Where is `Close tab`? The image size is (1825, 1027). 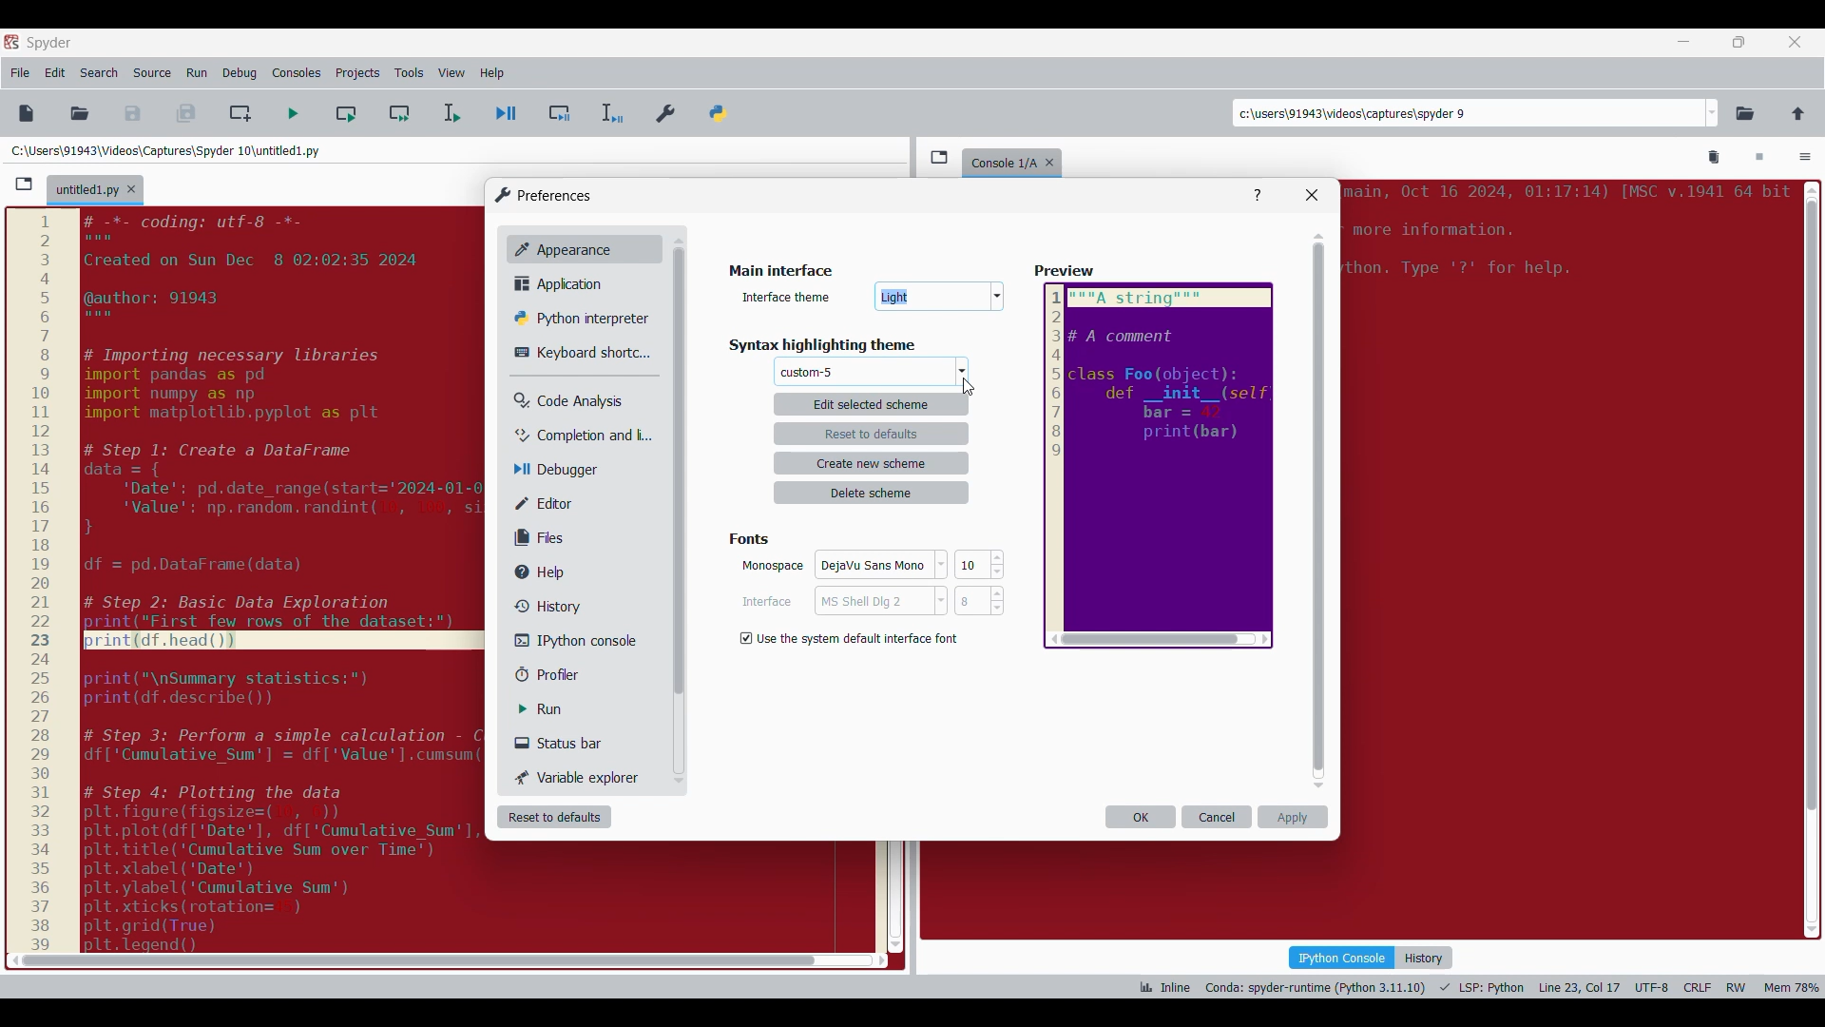 Close tab is located at coordinates (131, 189).